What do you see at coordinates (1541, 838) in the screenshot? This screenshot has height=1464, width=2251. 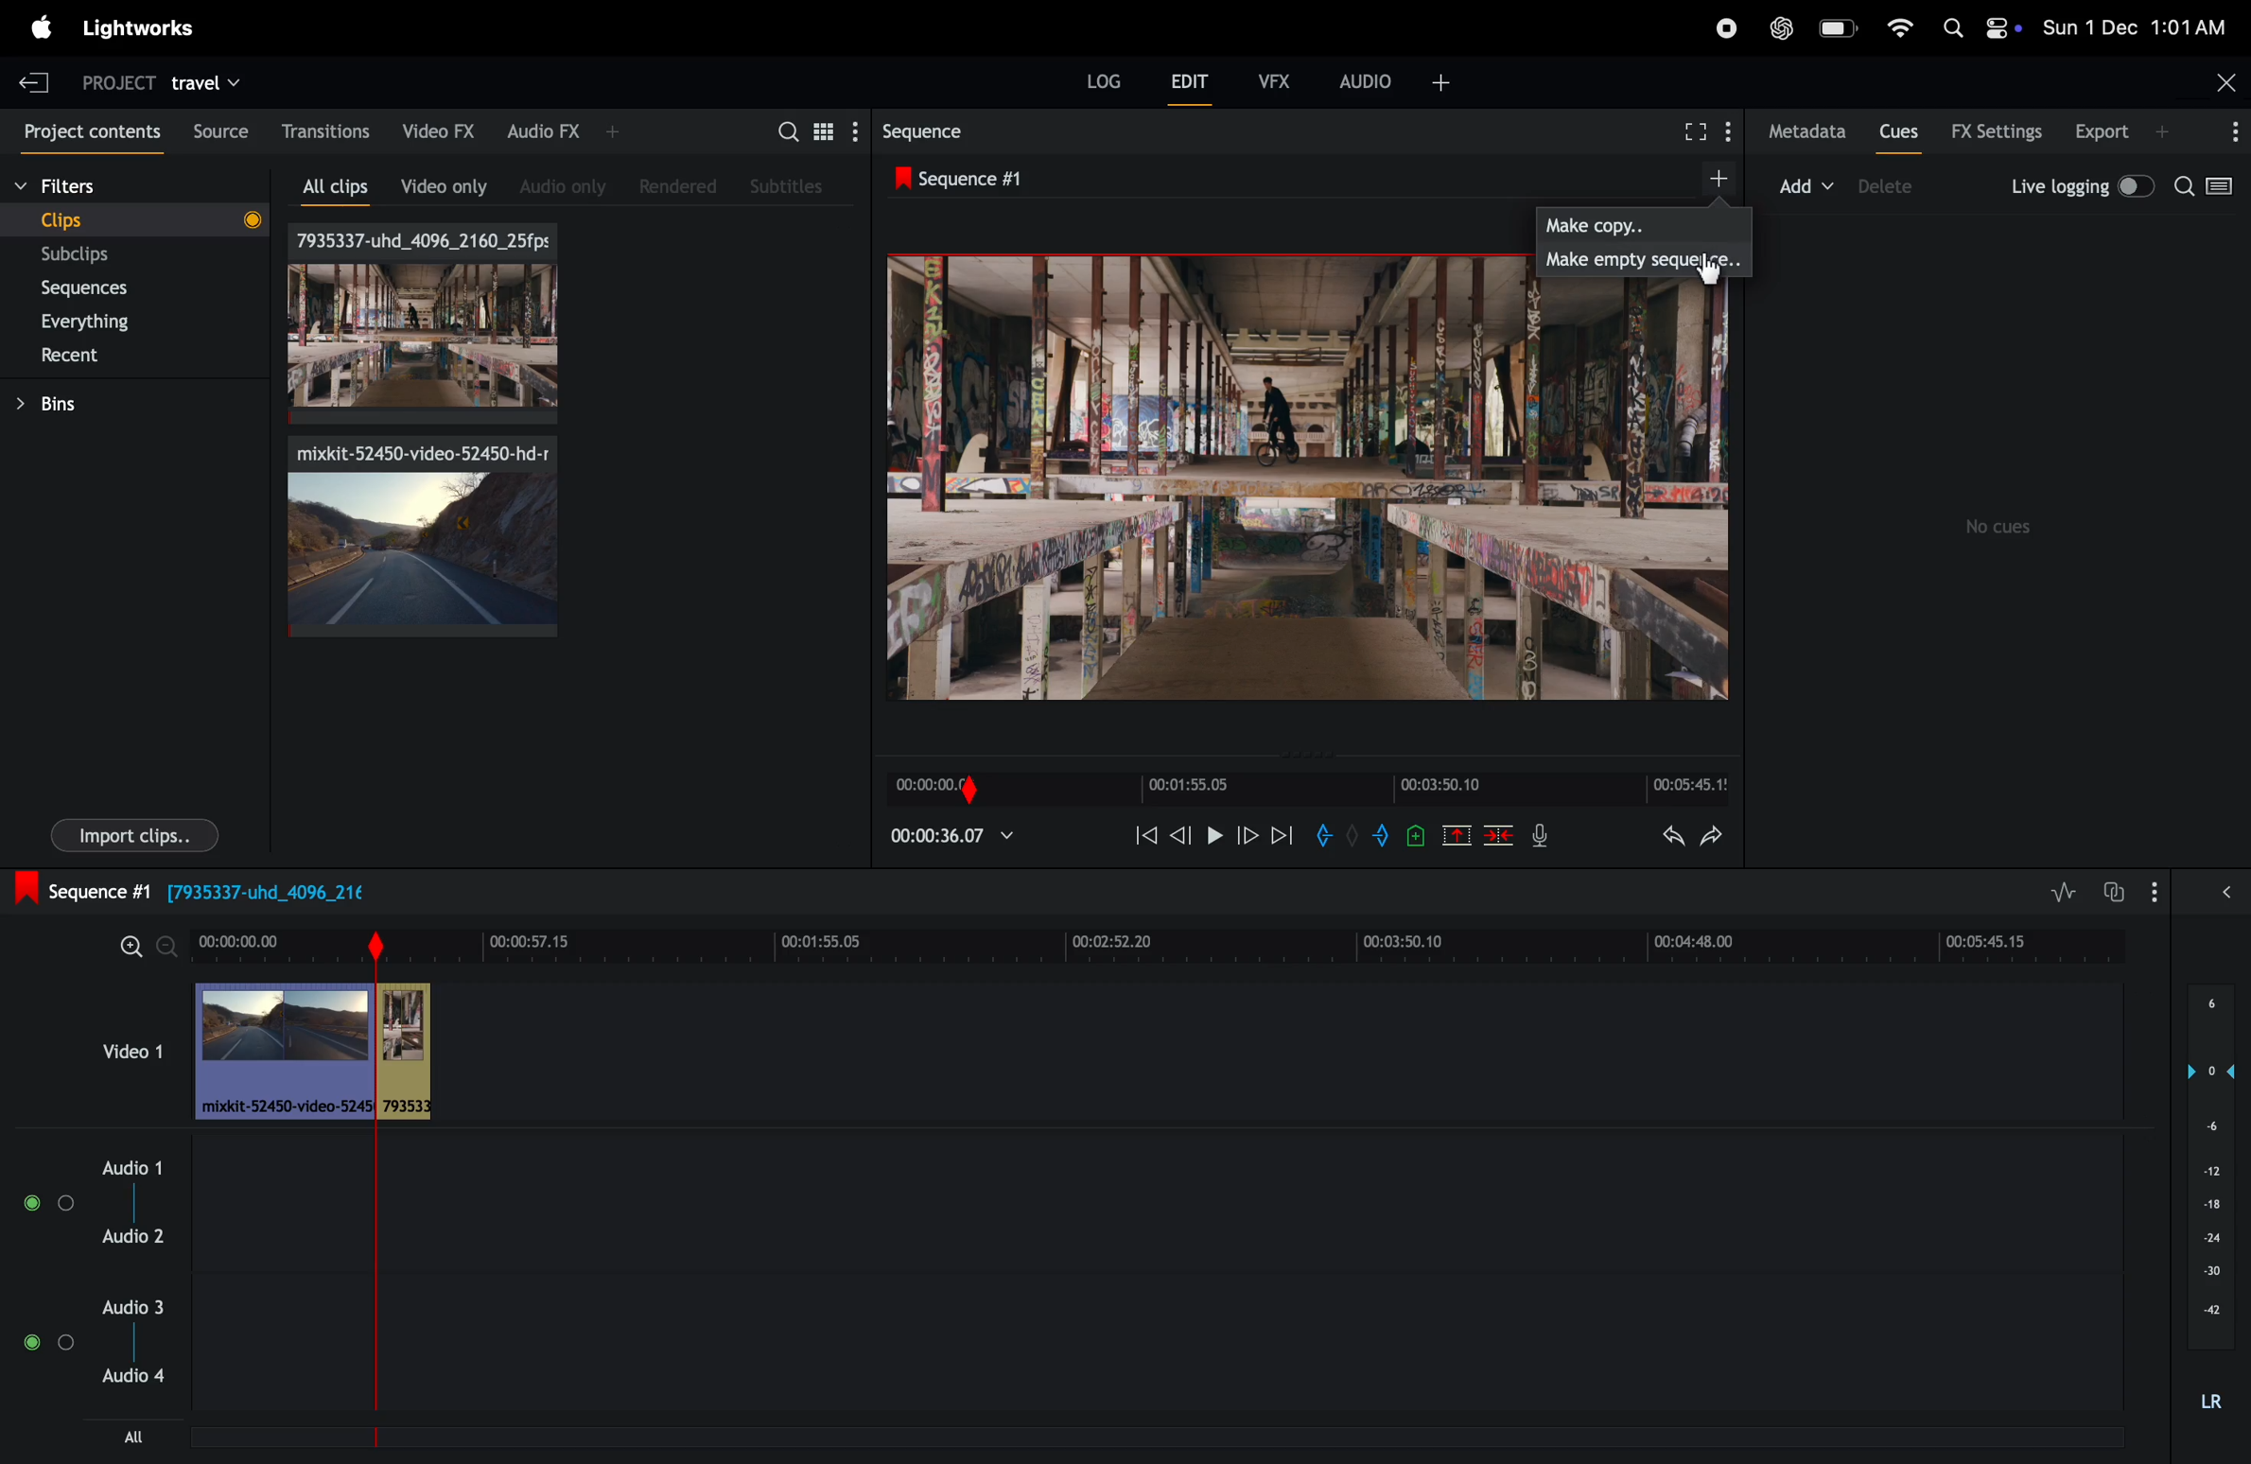 I see `mic` at bounding box center [1541, 838].